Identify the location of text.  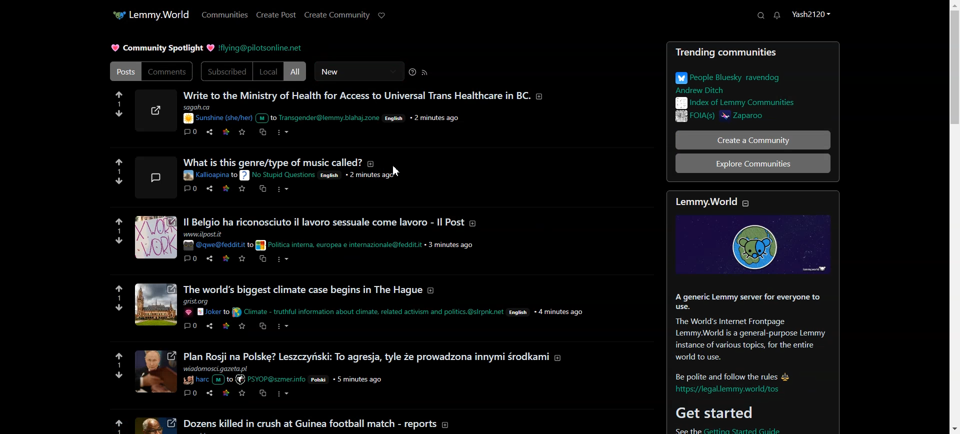
(220, 301).